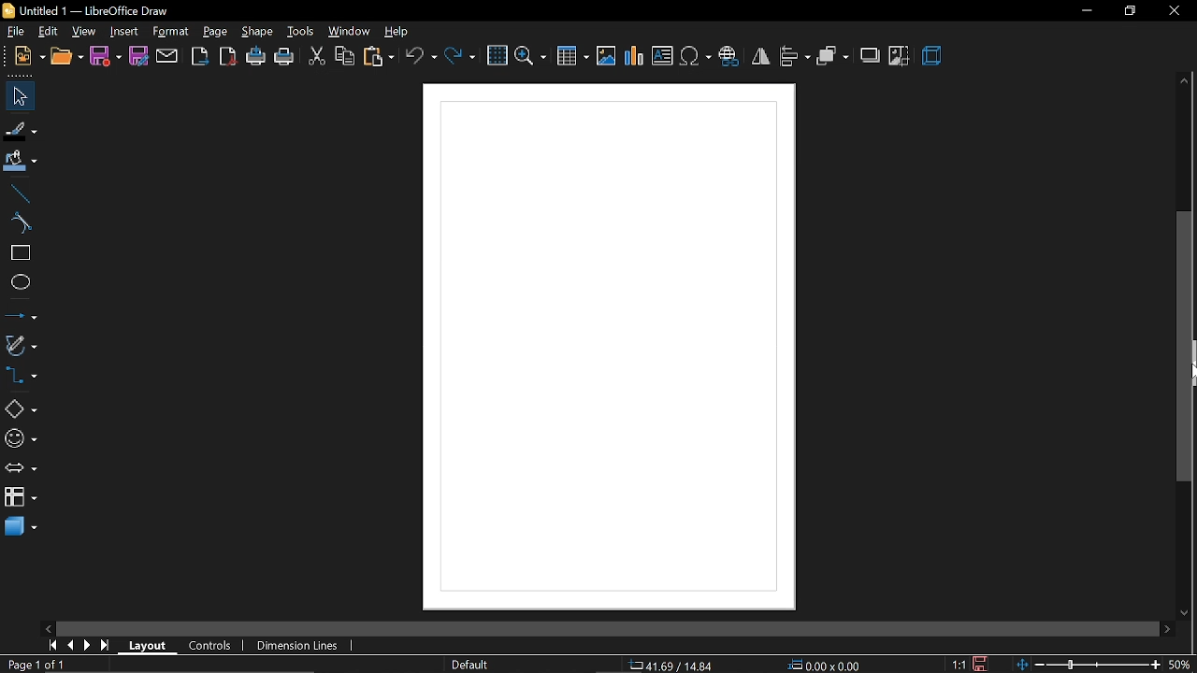  What do you see at coordinates (37, 666) in the screenshot?
I see `current page` at bounding box center [37, 666].